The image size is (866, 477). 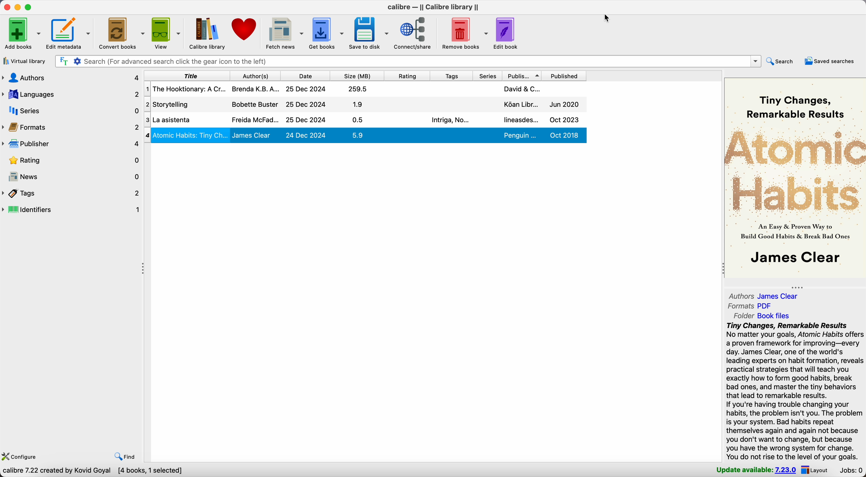 What do you see at coordinates (285, 33) in the screenshot?
I see `fetch news` at bounding box center [285, 33].